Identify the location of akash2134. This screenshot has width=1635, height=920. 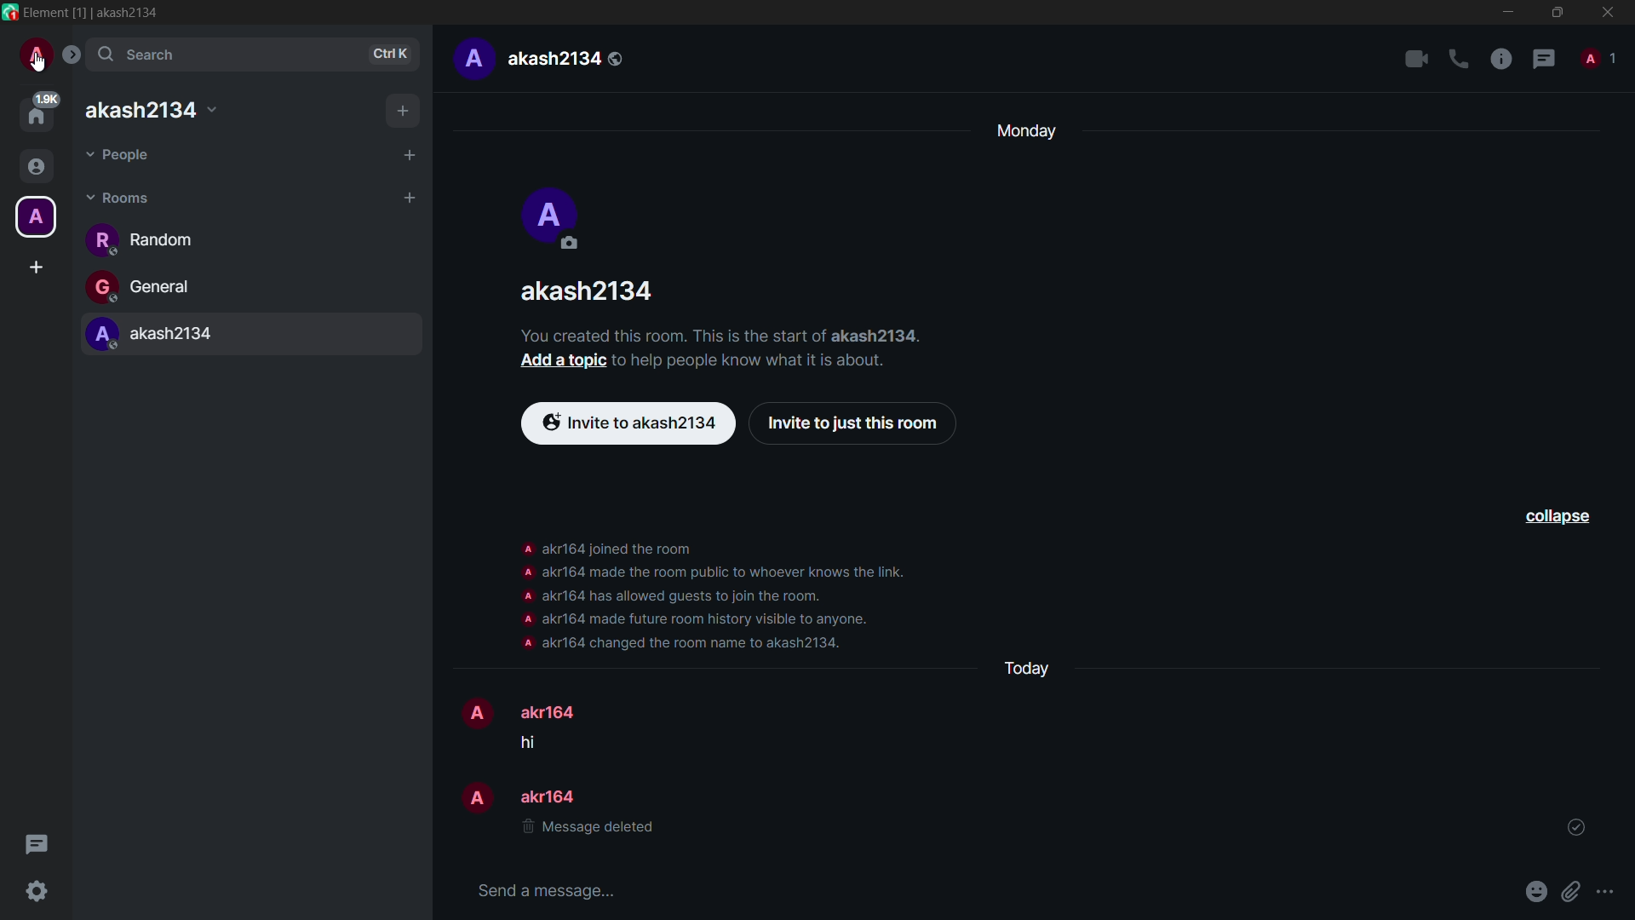
(150, 112).